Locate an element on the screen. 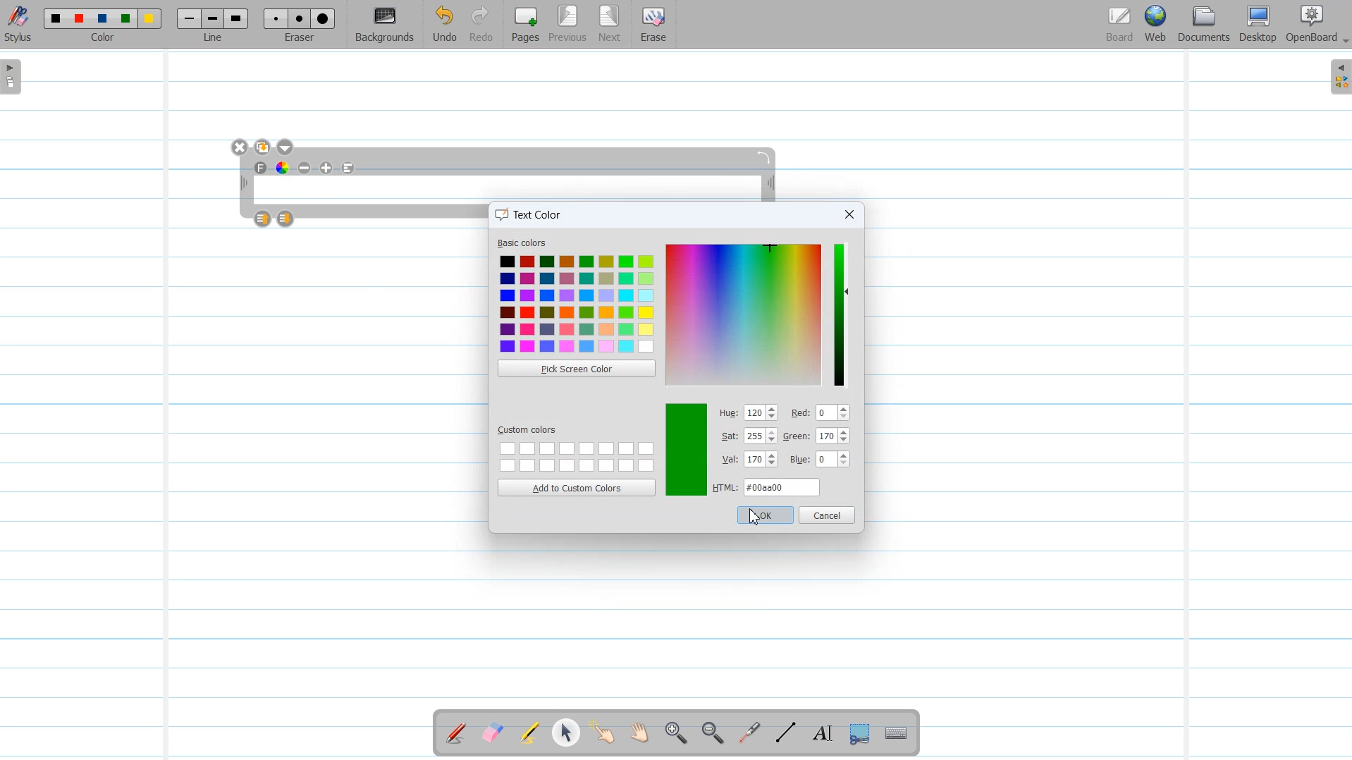  Capture part of the screen is located at coordinates (858, 734).